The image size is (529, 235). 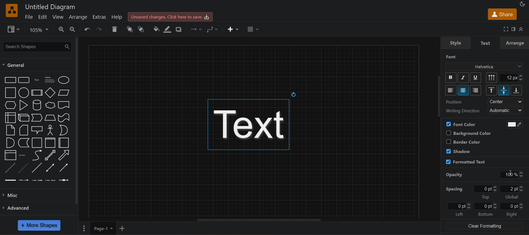 I want to click on 0 pt, so click(x=512, y=206).